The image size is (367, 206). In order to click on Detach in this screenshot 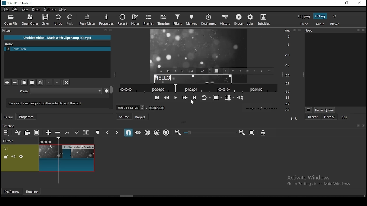, I will do `click(106, 30)`.